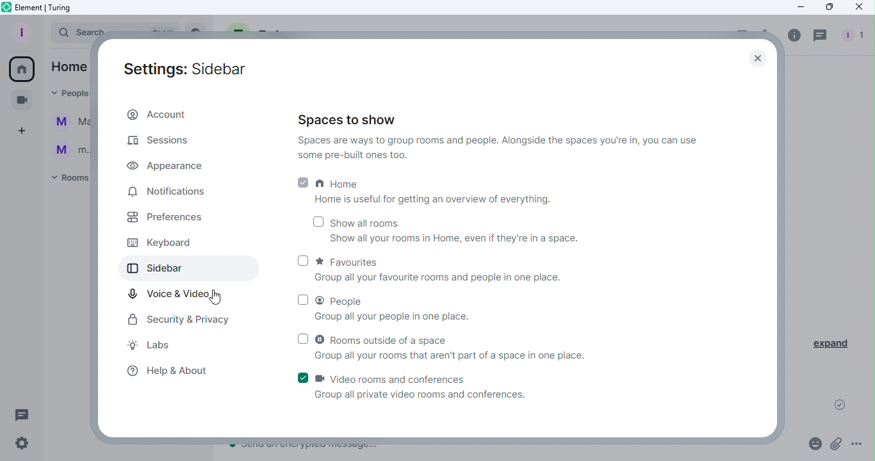  I want to click on Conferences, so click(20, 97).